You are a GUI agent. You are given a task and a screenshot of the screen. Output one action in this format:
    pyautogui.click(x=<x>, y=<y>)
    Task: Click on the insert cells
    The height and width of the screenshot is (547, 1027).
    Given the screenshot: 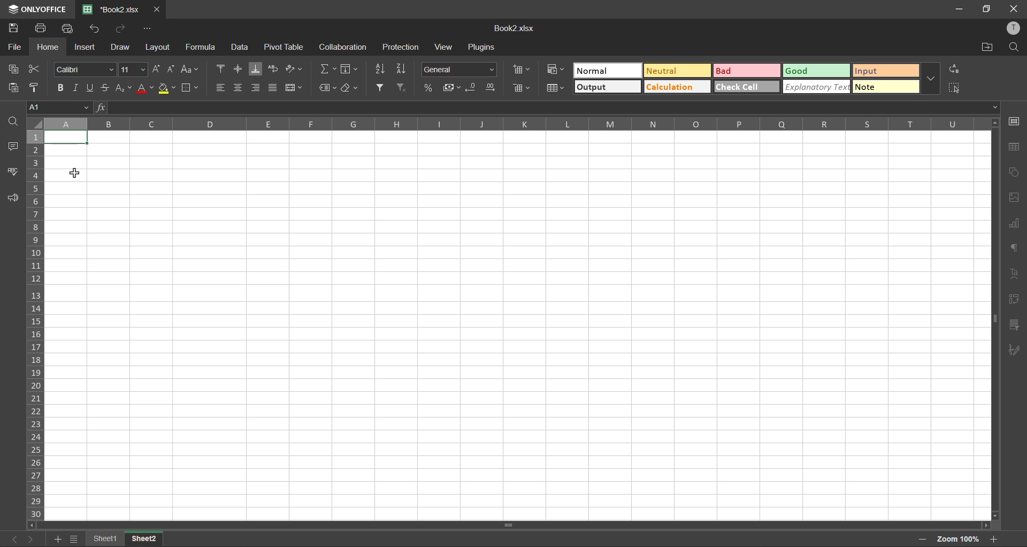 What is the action you would take?
    pyautogui.click(x=525, y=70)
    